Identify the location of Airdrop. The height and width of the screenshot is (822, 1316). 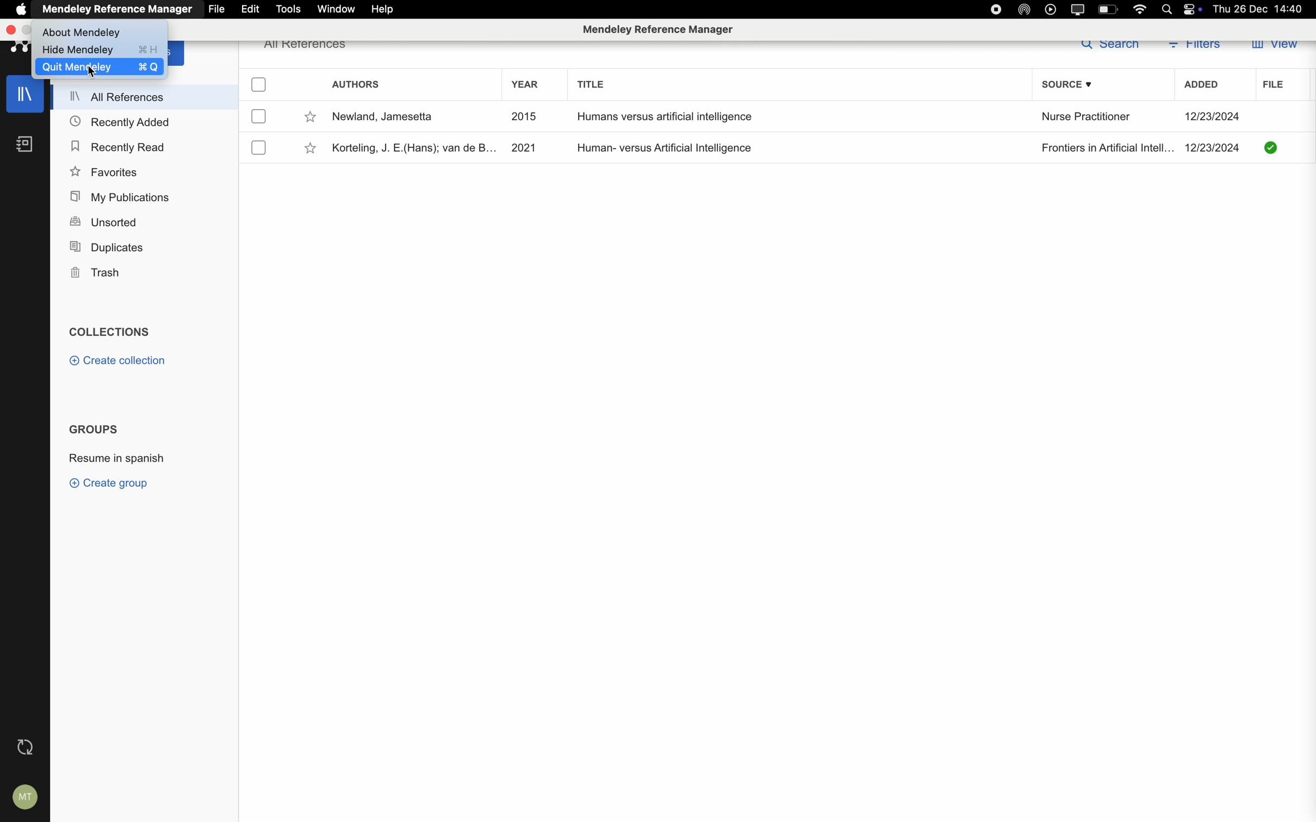
(1026, 10).